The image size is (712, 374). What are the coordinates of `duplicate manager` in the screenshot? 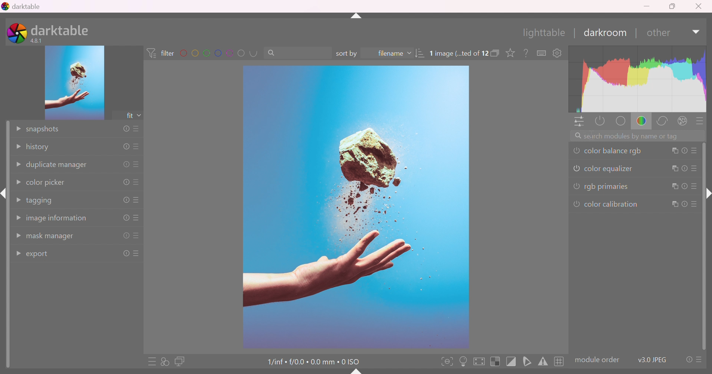 It's located at (59, 165).